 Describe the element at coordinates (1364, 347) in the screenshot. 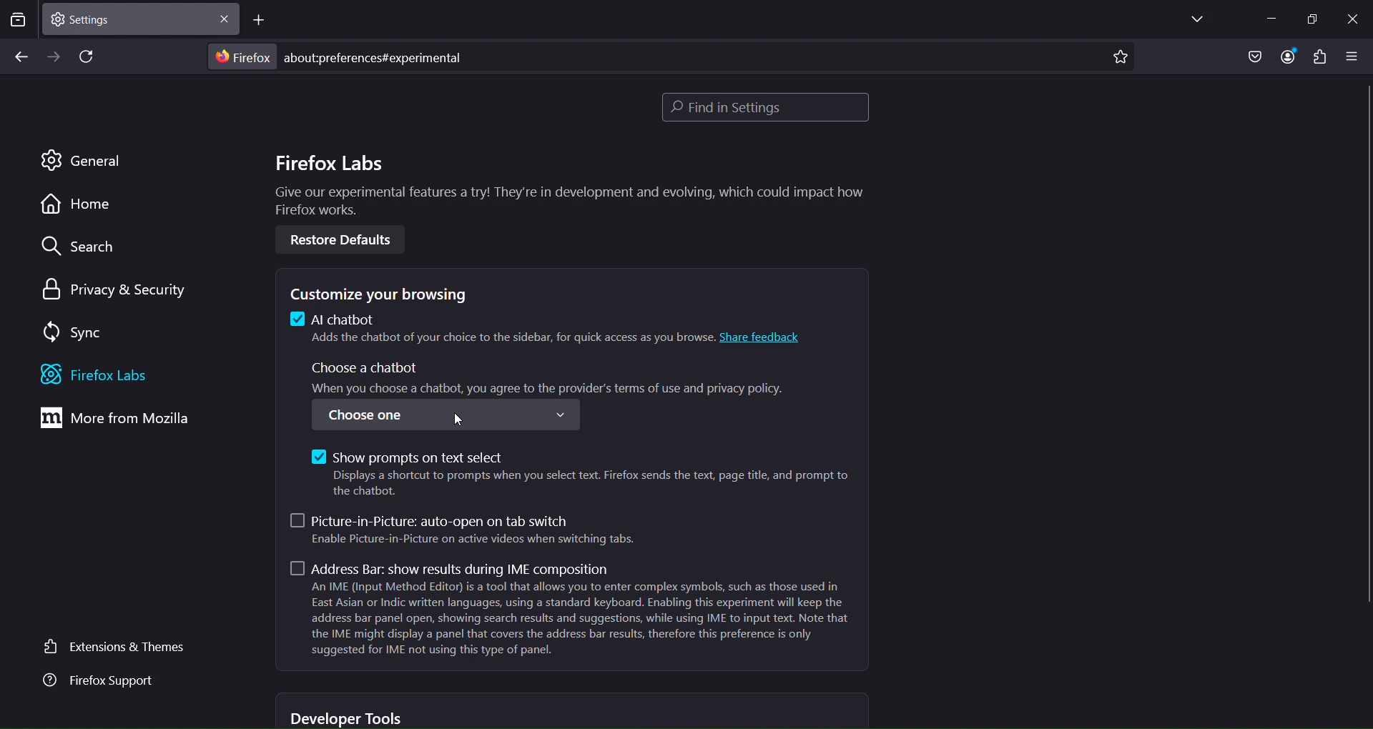

I see `scrollbar` at that location.